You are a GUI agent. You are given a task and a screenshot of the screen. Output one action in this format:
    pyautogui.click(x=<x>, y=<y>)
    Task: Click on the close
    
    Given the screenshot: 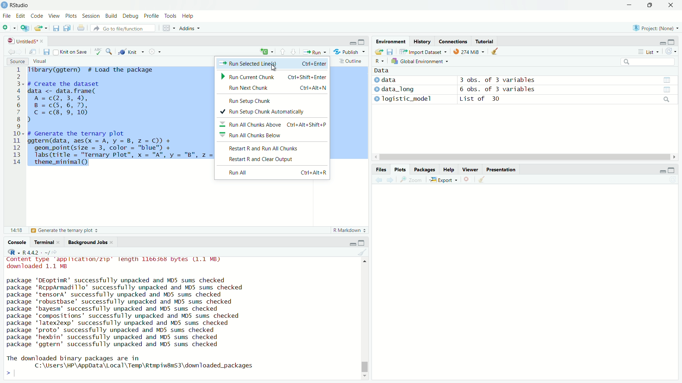 What is the action you would take?
    pyautogui.click(x=466, y=180)
    